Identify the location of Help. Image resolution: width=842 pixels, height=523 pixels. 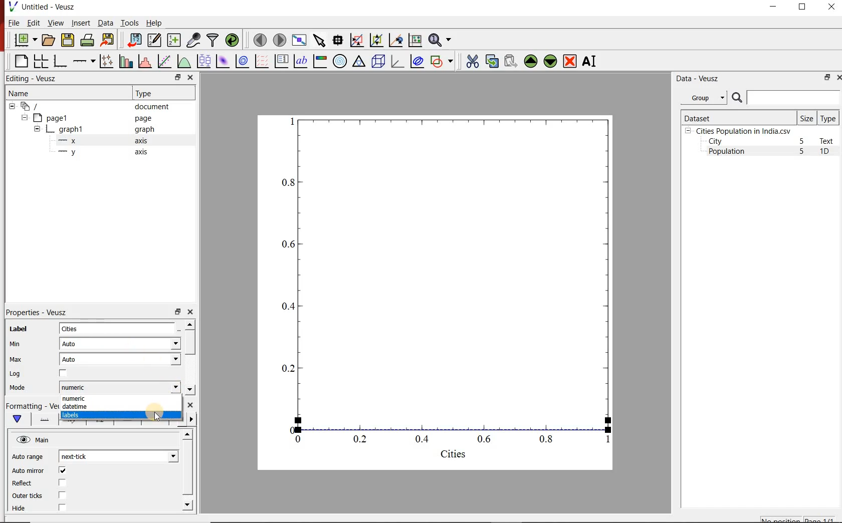
(155, 23).